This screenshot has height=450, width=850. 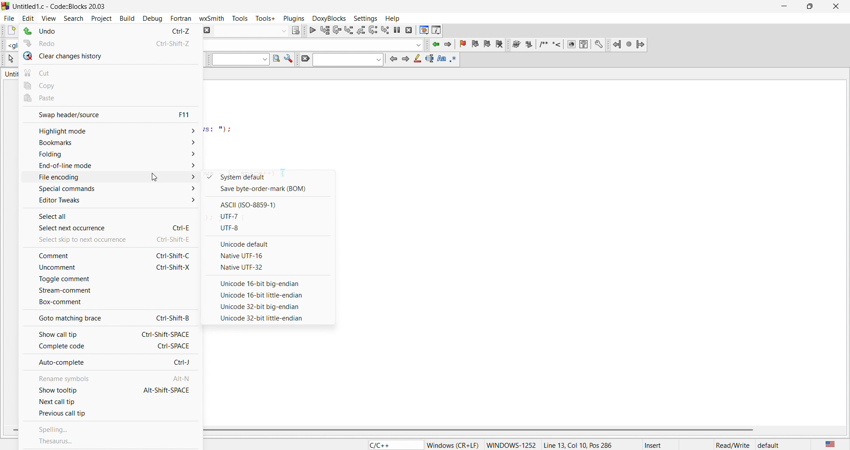 What do you see at coordinates (106, 32) in the screenshot?
I see `undo` at bounding box center [106, 32].